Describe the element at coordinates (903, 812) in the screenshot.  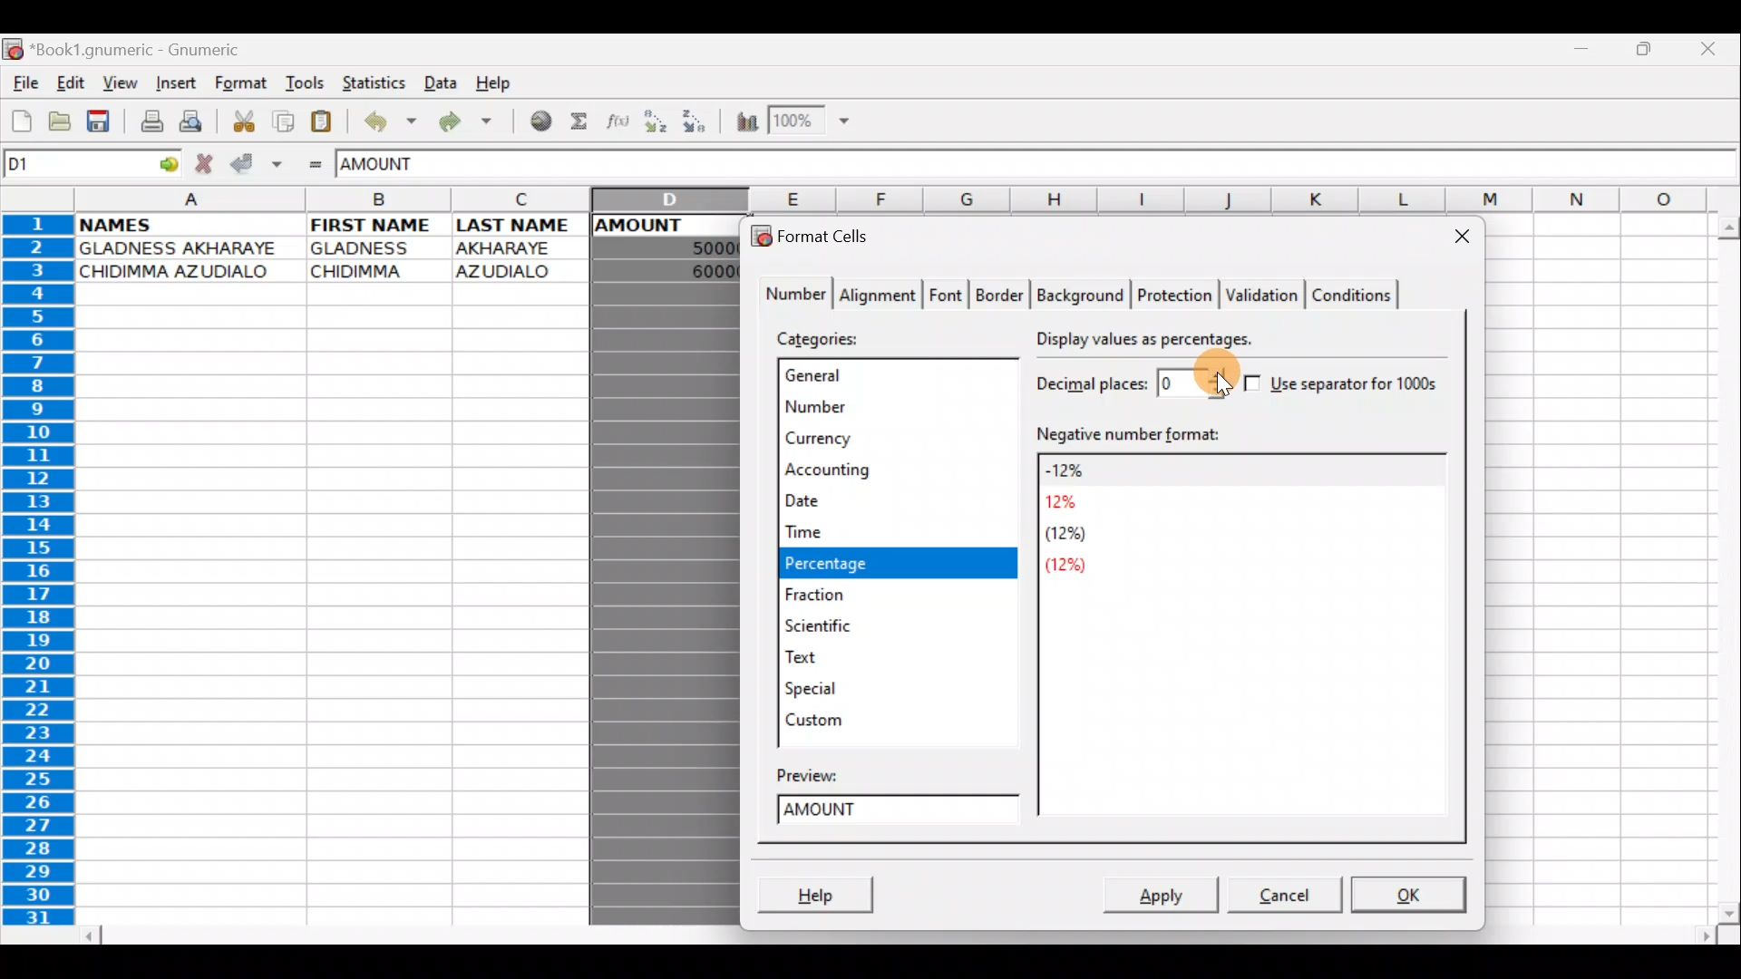
I see `Amount` at that location.